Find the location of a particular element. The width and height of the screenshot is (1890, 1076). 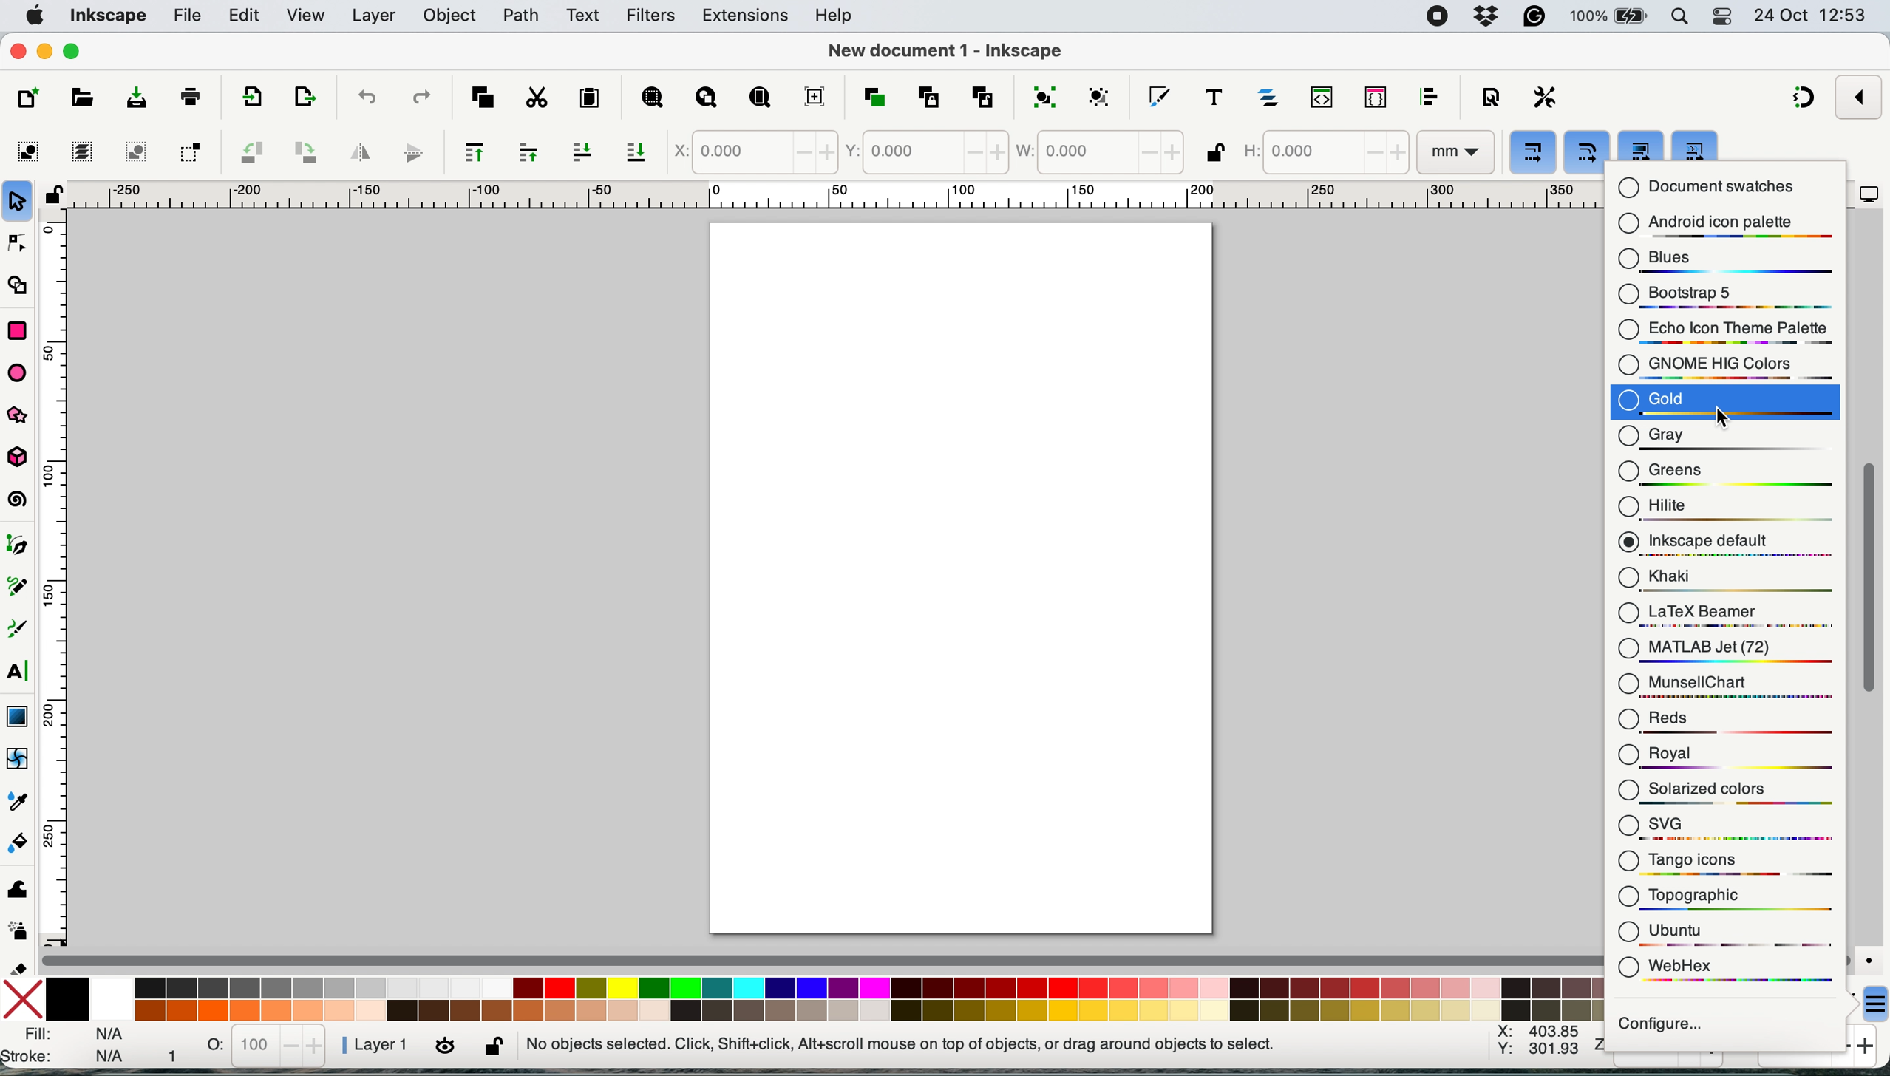

echo icon theme palaette is located at coordinates (1724, 329).